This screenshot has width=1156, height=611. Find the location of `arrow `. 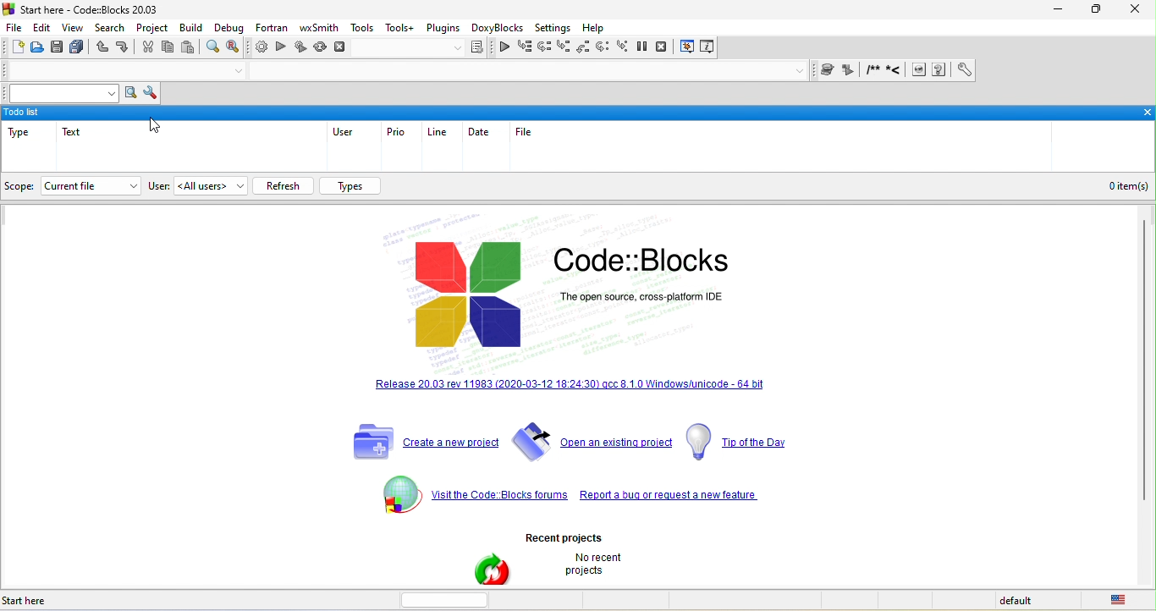

arrow  is located at coordinates (129, 185).